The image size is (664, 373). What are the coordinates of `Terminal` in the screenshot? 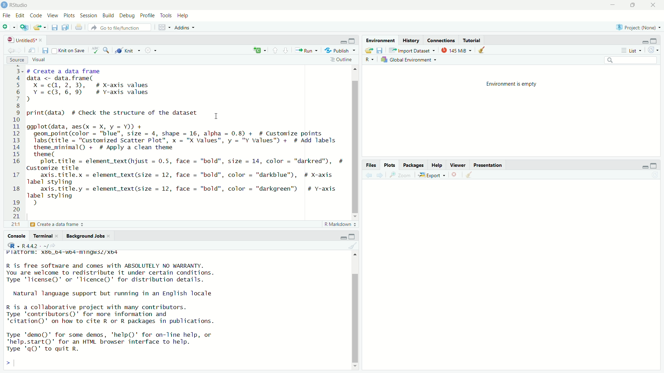 It's located at (46, 236).